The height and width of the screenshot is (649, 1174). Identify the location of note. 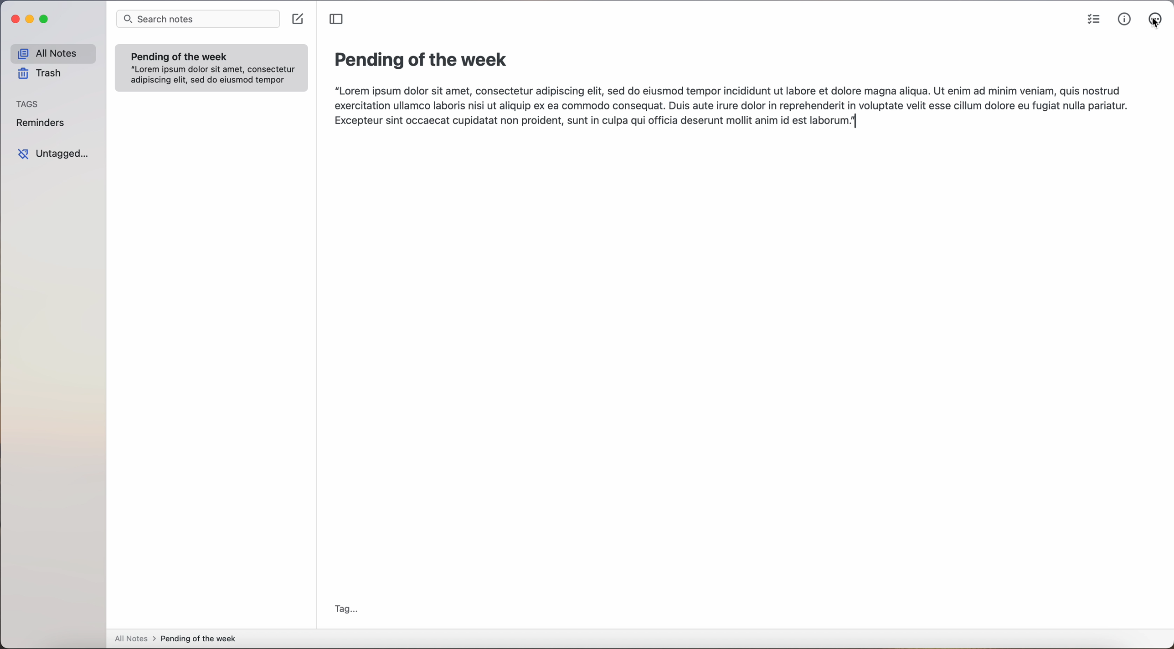
(211, 67).